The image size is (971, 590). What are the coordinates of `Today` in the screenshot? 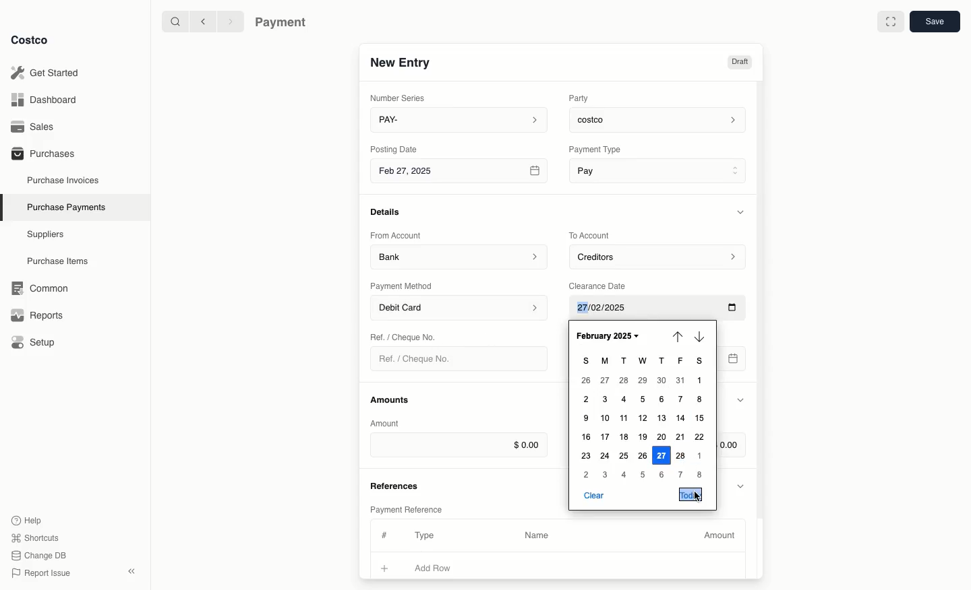 It's located at (691, 494).